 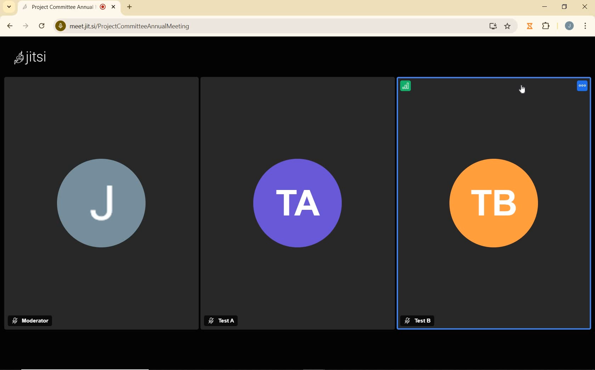 I want to click on ADD NEW TAB, so click(x=130, y=6).